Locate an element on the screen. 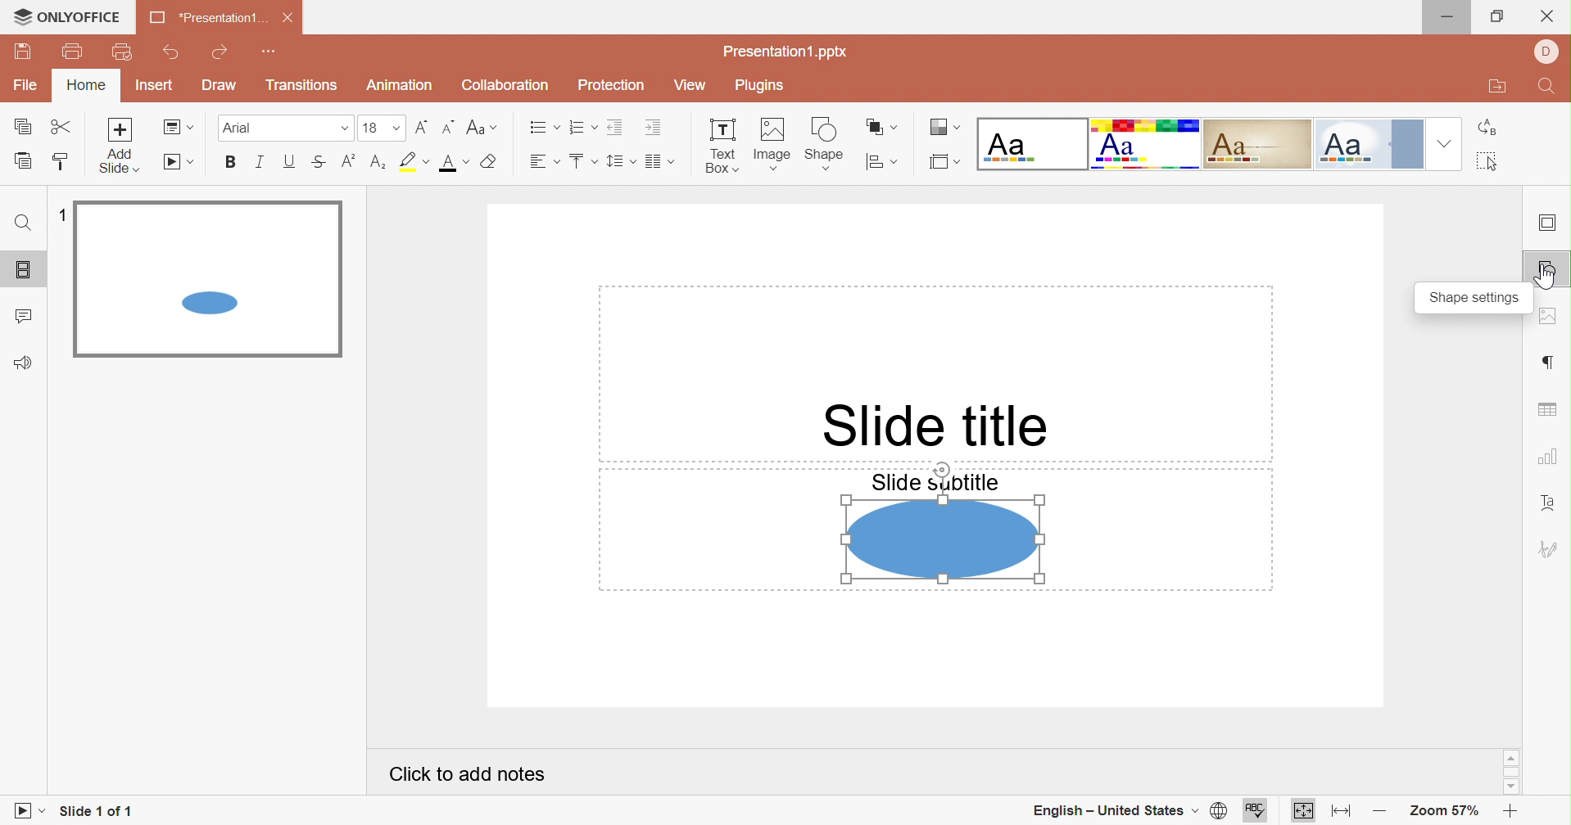 This screenshot has width=1571, height=825. Add Slide is located at coordinates (123, 144).